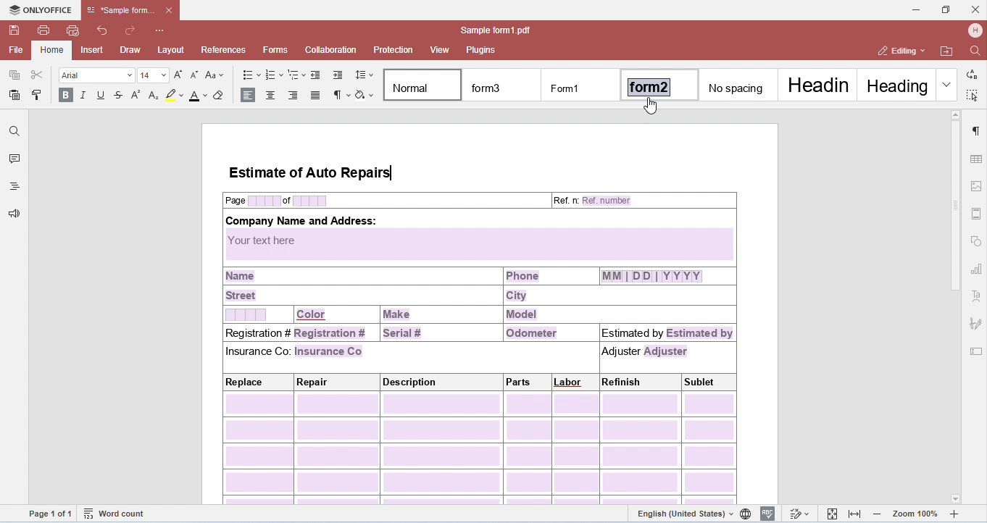  Describe the element at coordinates (93, 50) in the screenshot. I see `insert` at that location.